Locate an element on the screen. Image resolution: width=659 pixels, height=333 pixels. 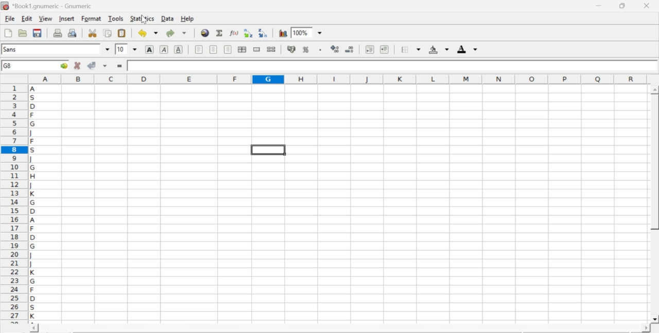
G8 is located at coordinates (9, 66).